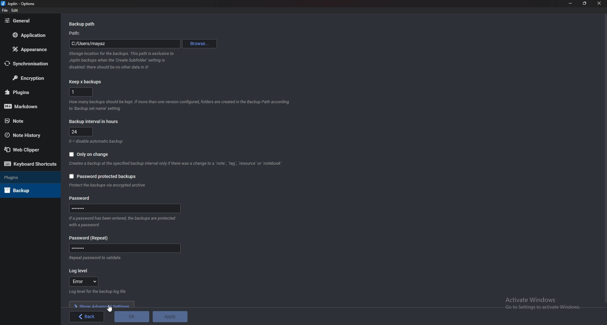 The width and height of the screenshot is (607, 325). Describe the element at coordinates (90, 154) in the screenshot. I see `Only on change` at that location.